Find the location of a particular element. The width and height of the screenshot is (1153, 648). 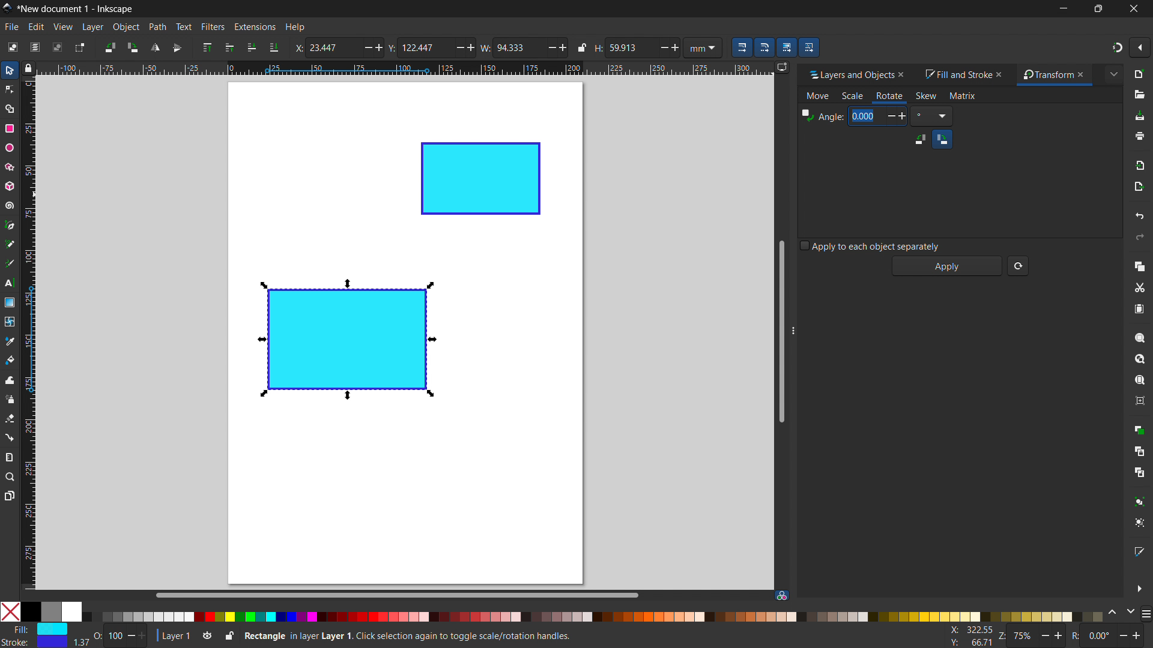

rotate 90 cw is located at coordinates (132, 47).